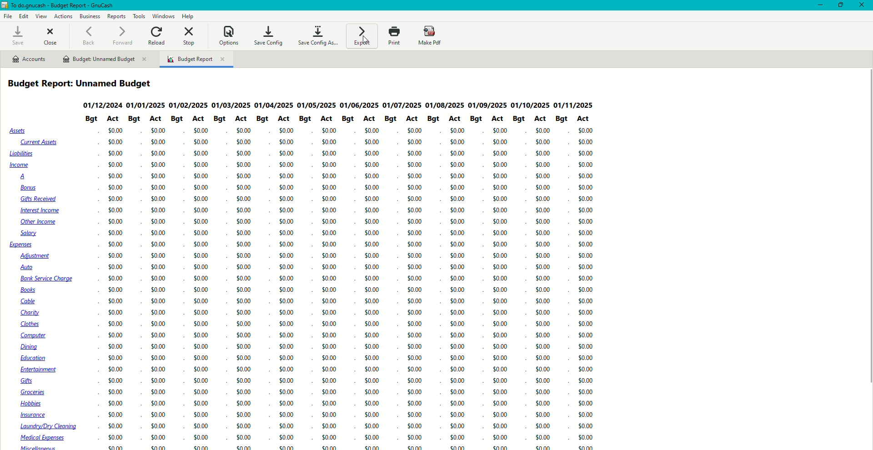 The height and width of the screenshot is (450, 873). Describe the element at coordinates (289, 154) in the screenshot. I see `$0.00` at that location.